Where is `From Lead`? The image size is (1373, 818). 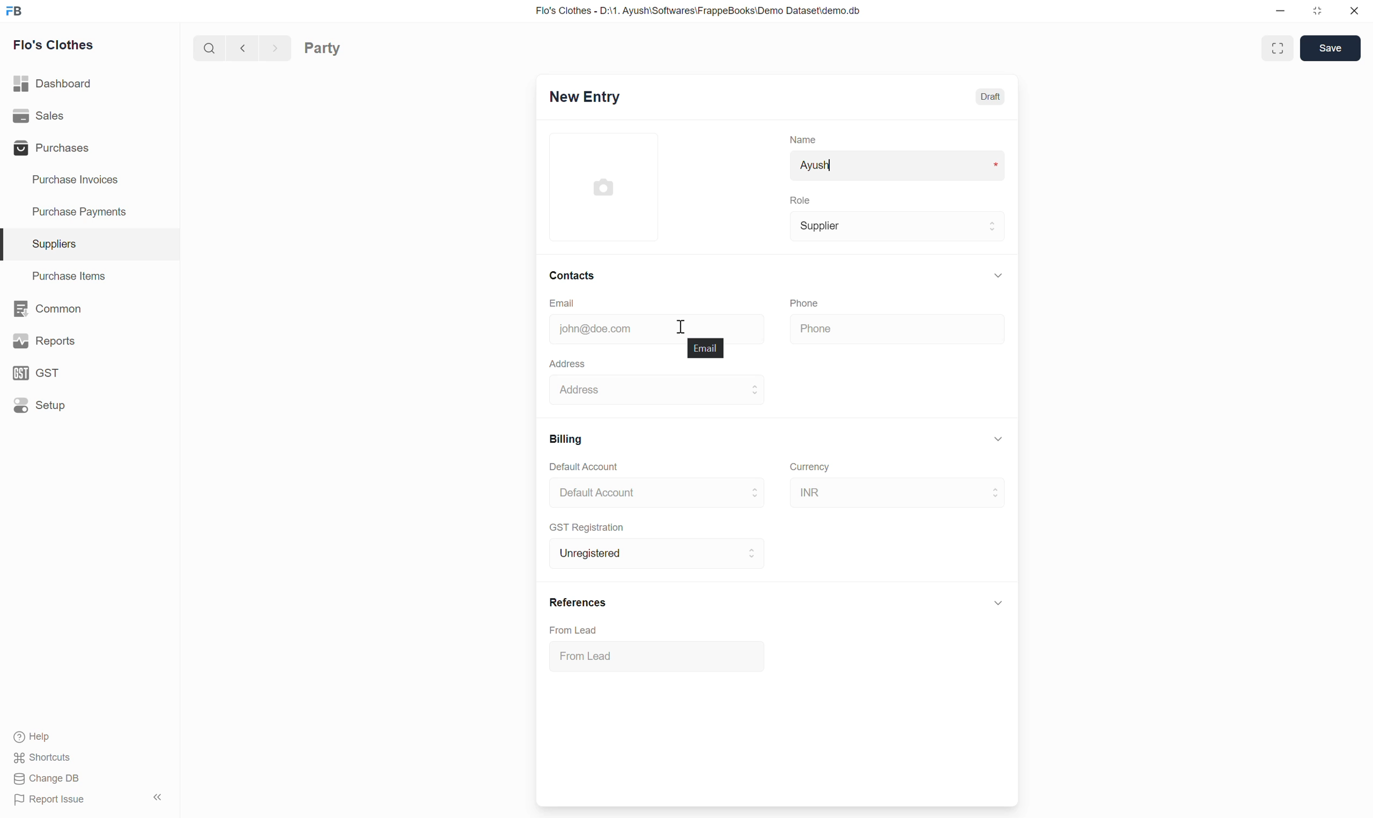
From Lead is located at coordinates (573, 630).